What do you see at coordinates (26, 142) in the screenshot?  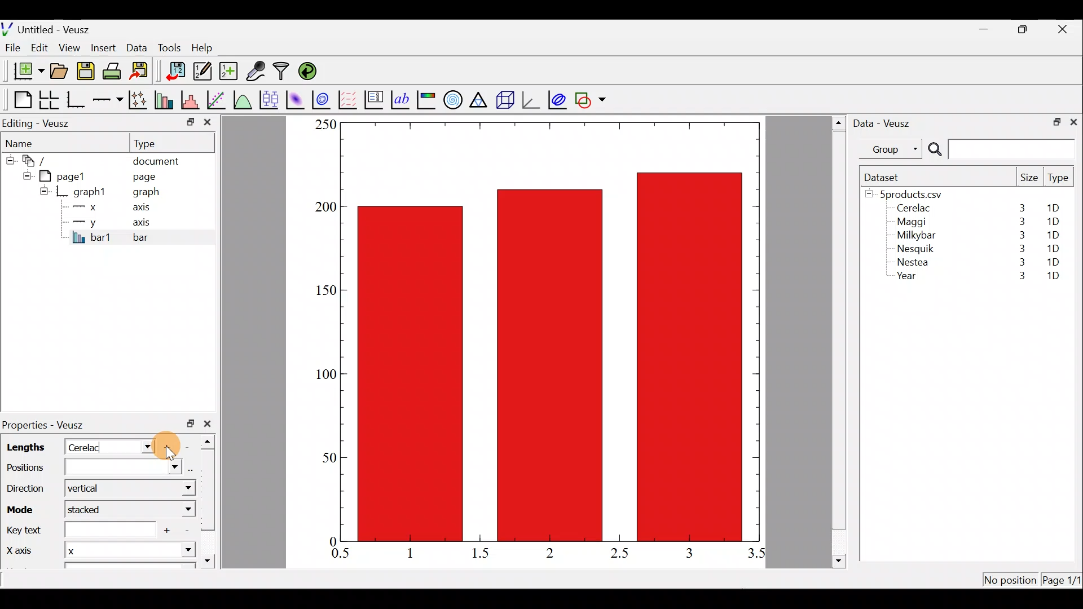 I see `Name` at bounding box center [26, 142].